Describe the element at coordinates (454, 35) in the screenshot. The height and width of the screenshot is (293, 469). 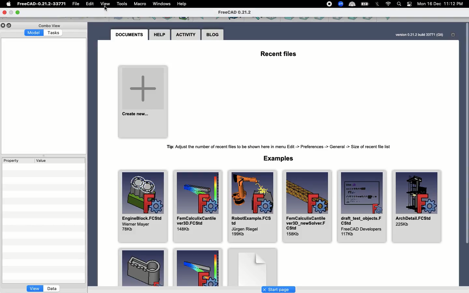
I see `Settings` at that location.